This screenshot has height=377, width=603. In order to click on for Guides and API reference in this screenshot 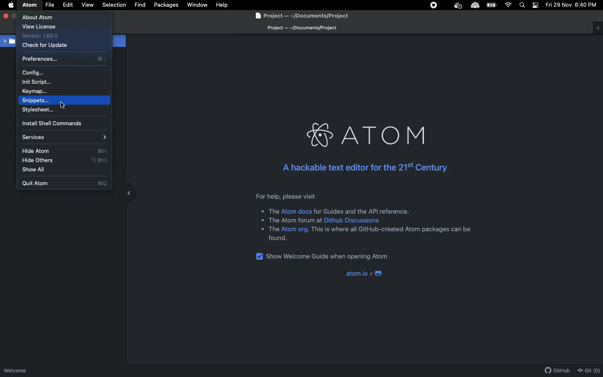, I will do `click(361, 211)`.